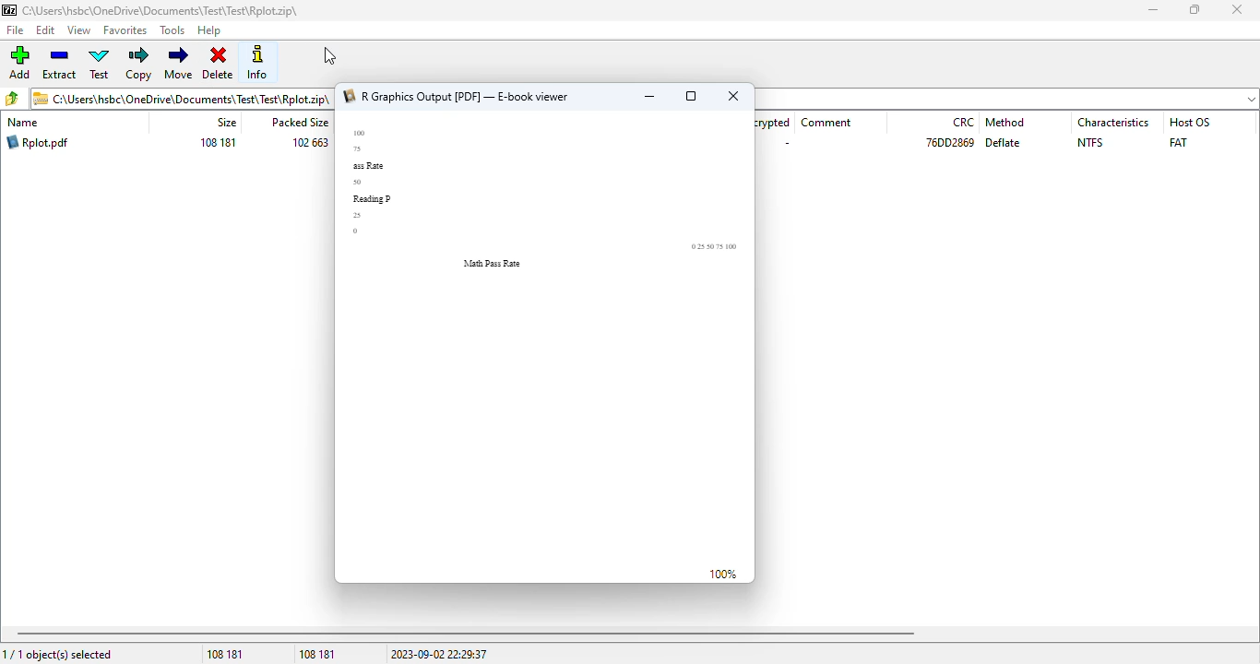 This screenshot has height=664, width=1260. What do you see at coordinates (299, 123) in the screenshot?
I see `Packed Size` at bounding box center [299, 123].